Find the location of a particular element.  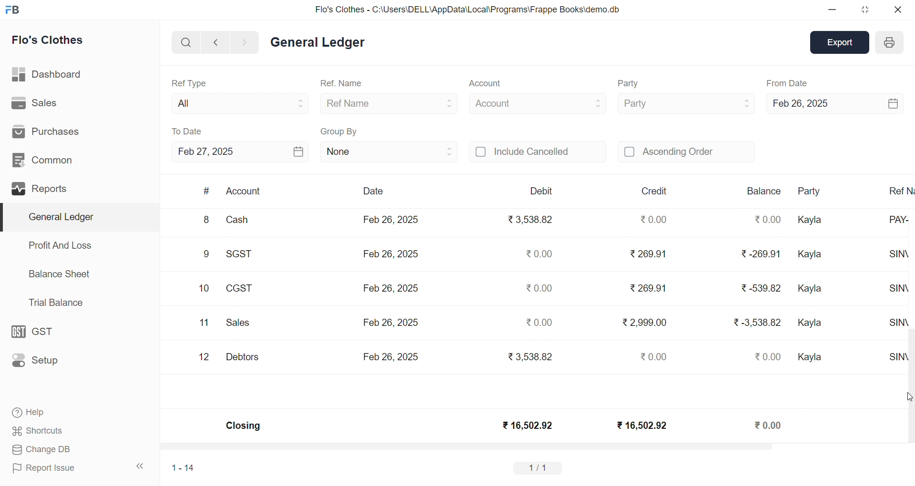

Sales is located at coordinates (240, 324).